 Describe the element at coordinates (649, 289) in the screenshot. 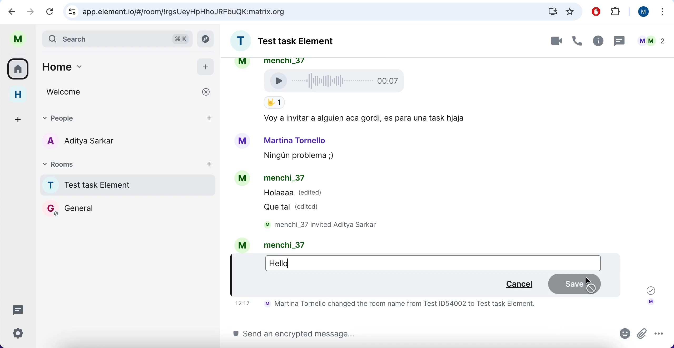

I see `message sent` at that location.